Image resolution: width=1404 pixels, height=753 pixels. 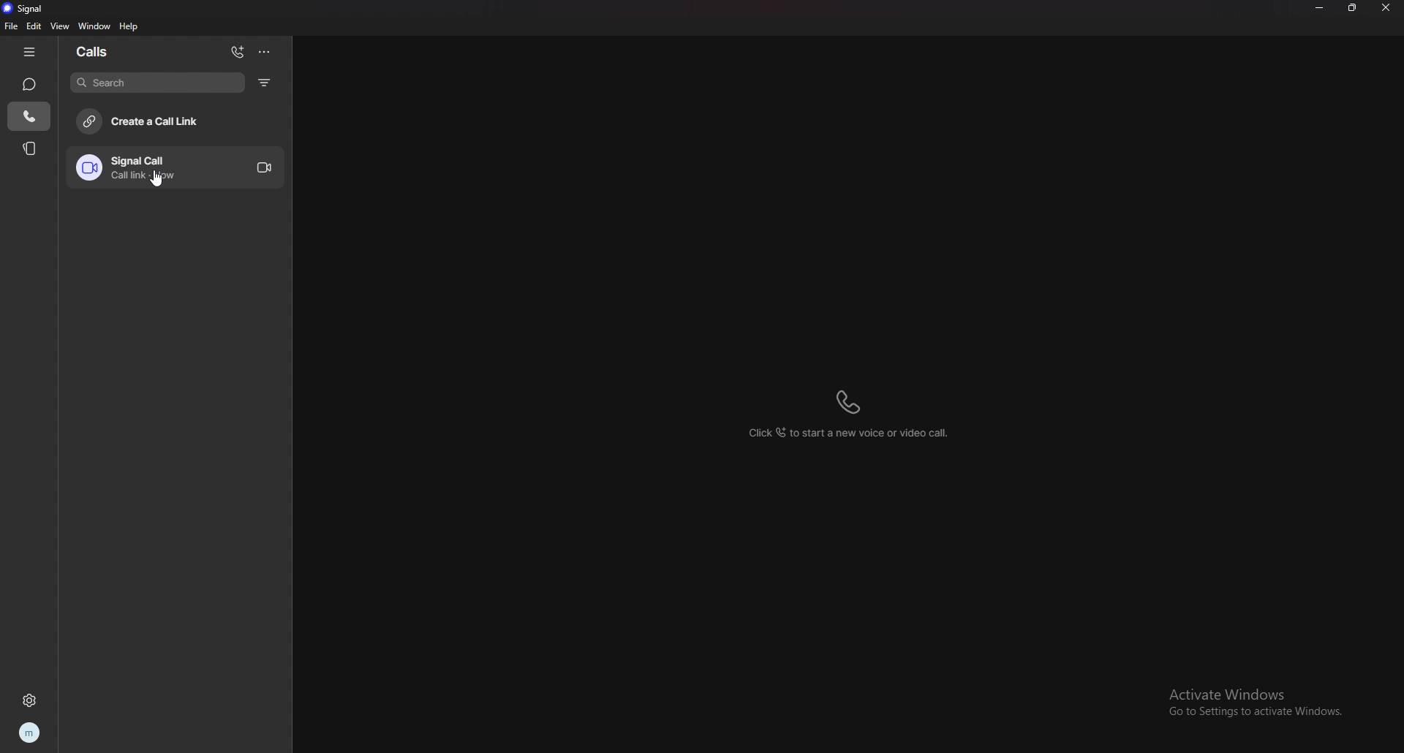 What do you see at coordinates (28, 118) in the screenshot?
I see `call` at bounding box center [28, 118].